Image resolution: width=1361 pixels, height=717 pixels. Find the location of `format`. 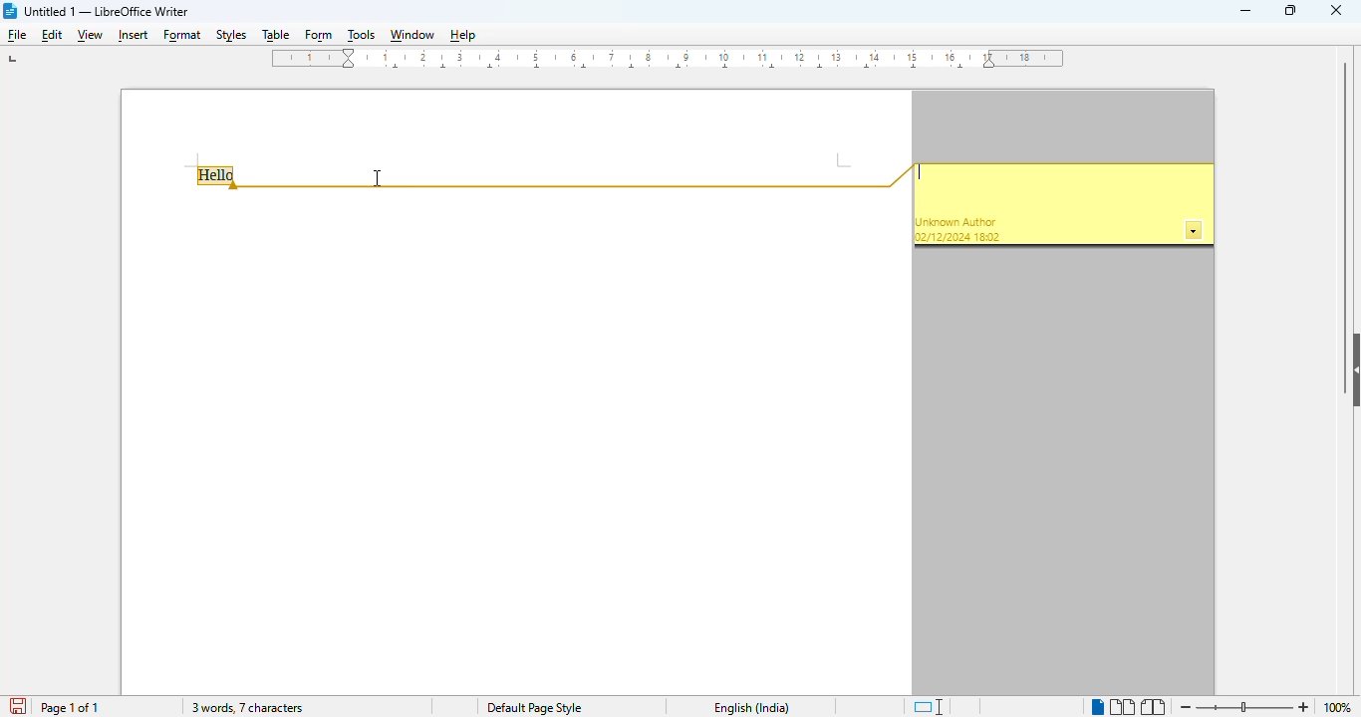

format is located at coordinates (183, 37).